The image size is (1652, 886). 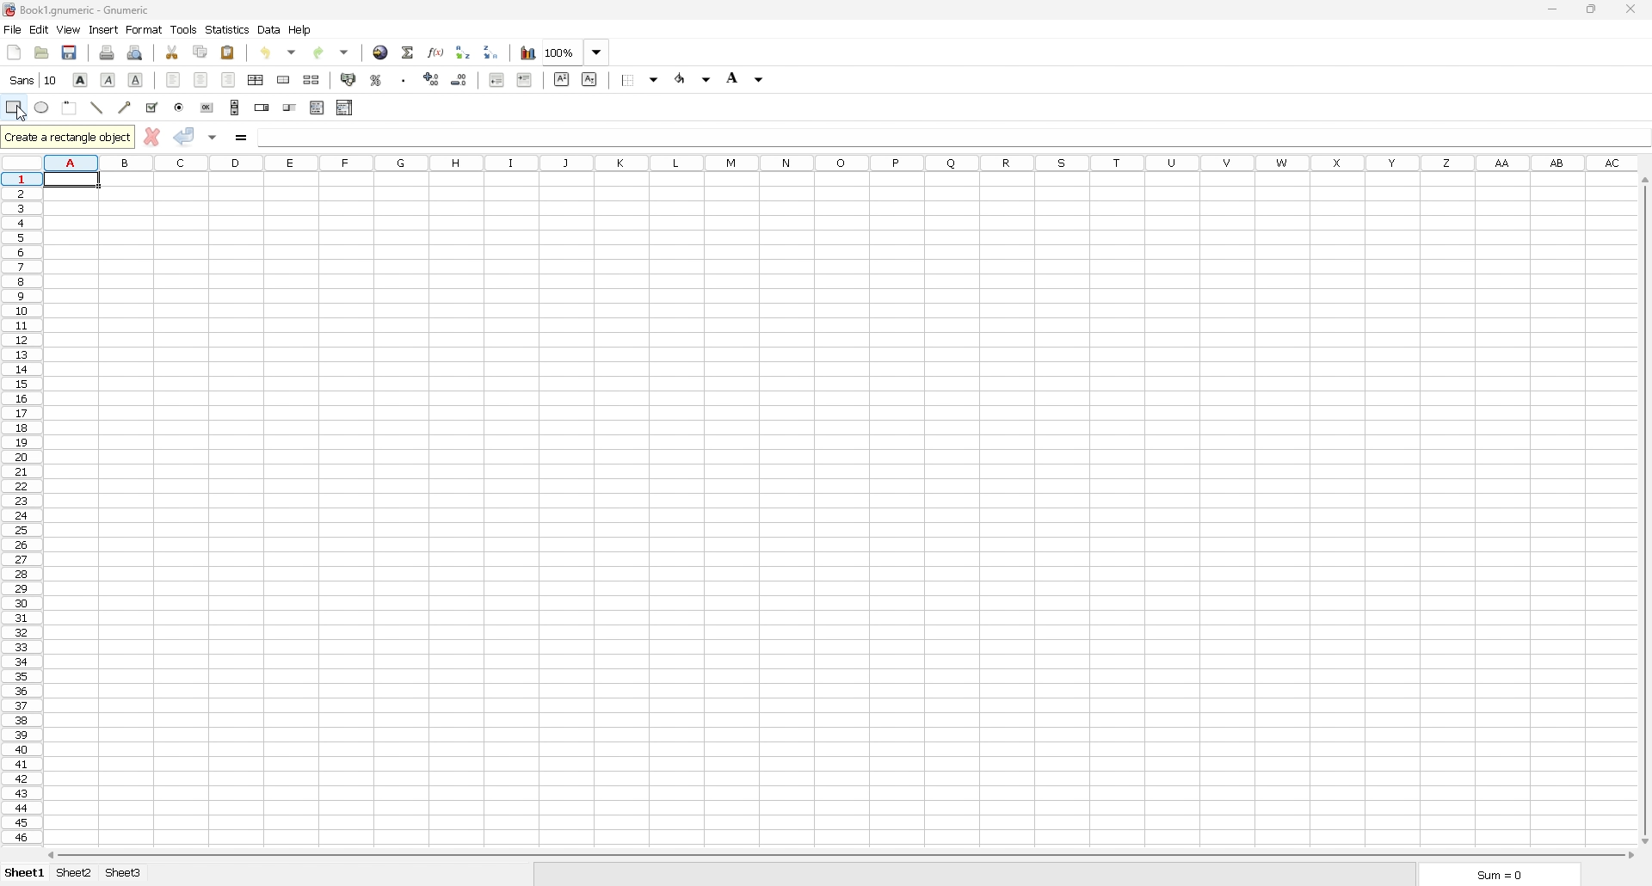 What do you see at coordinates (311, 80) in the screenshot?
I see `split merged cells` at bounding box center [311, 80].